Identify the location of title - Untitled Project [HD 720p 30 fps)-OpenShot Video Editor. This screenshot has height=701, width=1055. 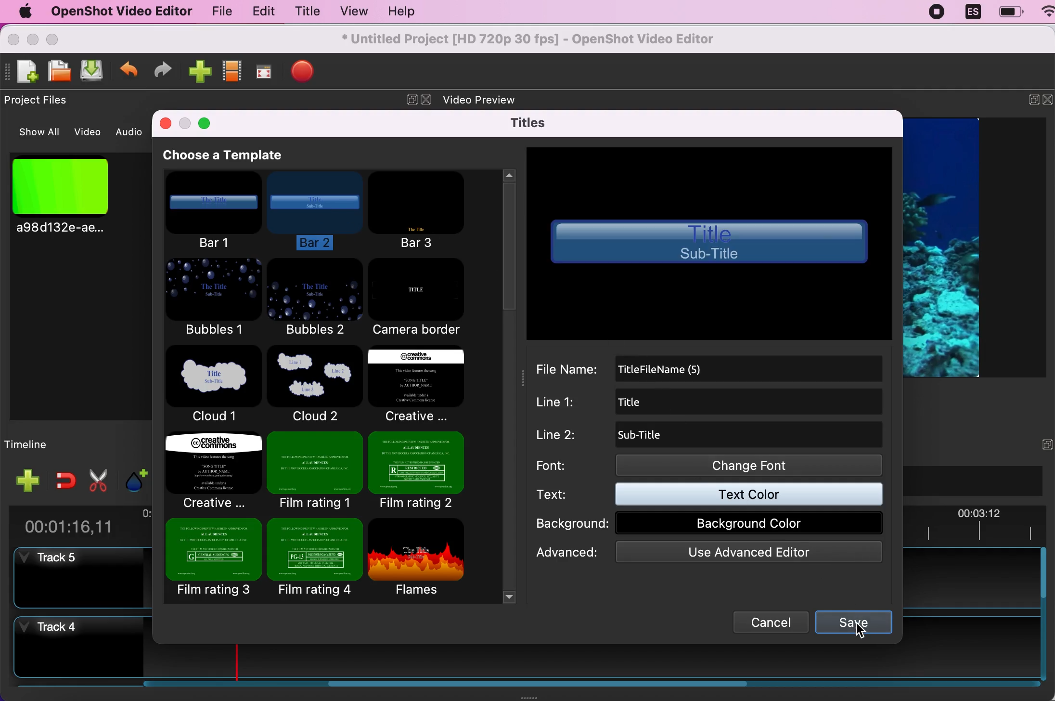
(529, 40).